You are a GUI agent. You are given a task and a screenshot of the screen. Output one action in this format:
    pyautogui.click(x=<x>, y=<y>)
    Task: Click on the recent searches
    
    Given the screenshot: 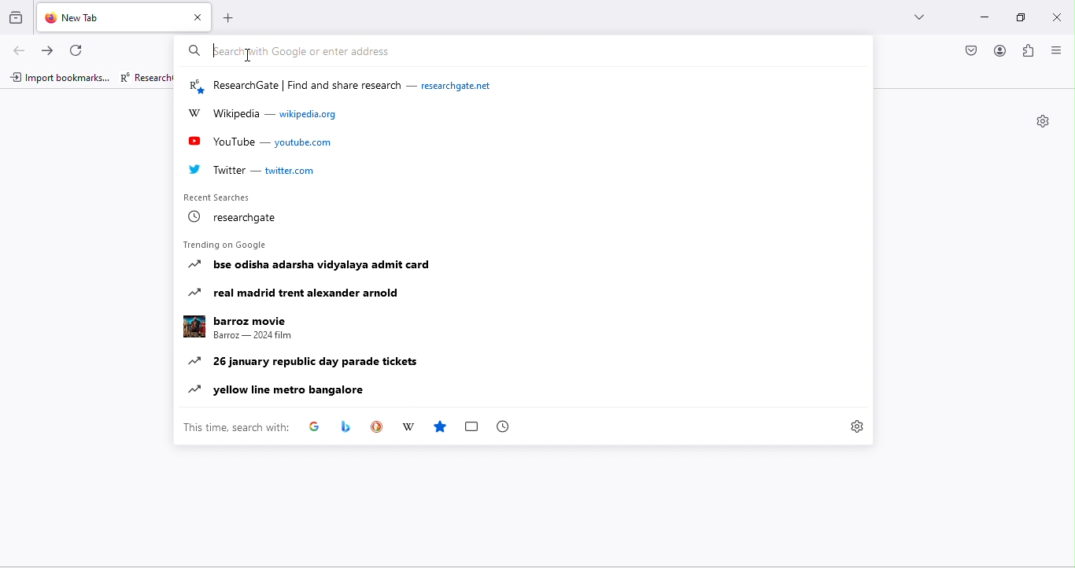 What is the action you would take?
    pyautogui.click(x=237, y=197)
    